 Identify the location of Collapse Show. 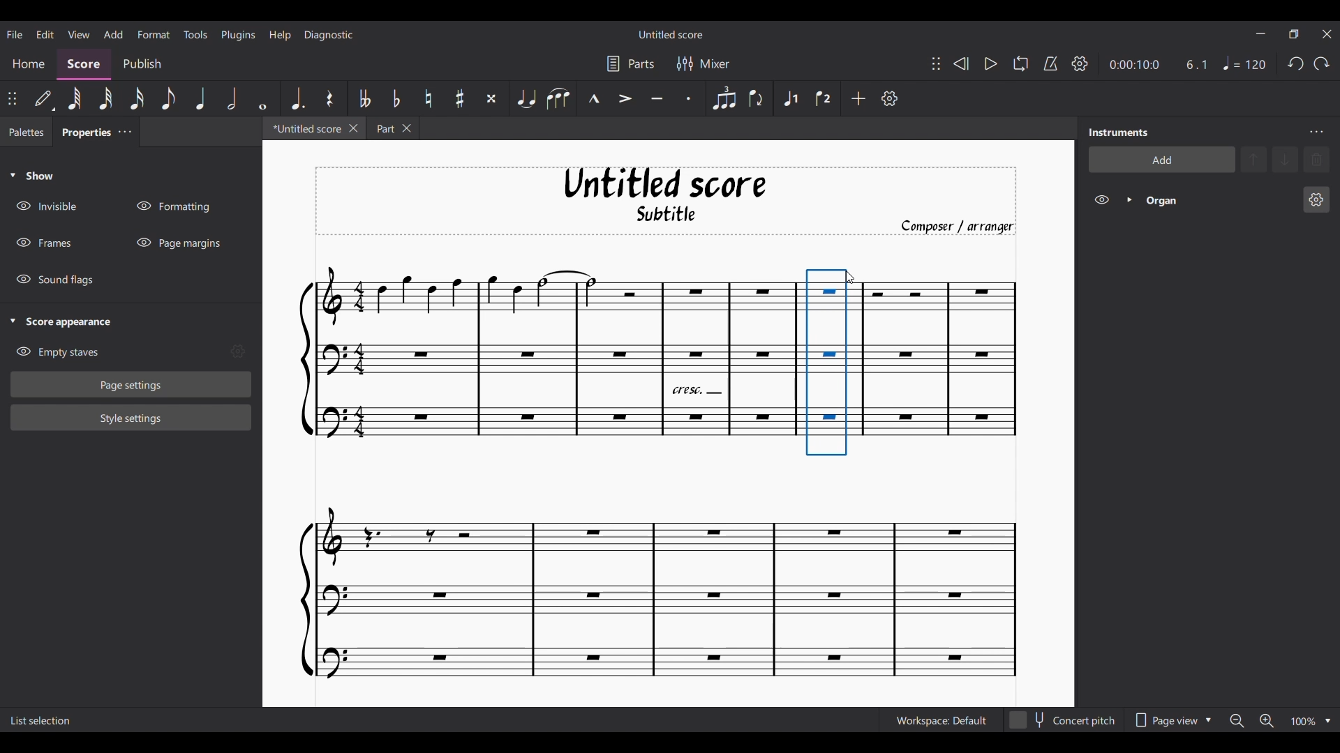
(31, 175).